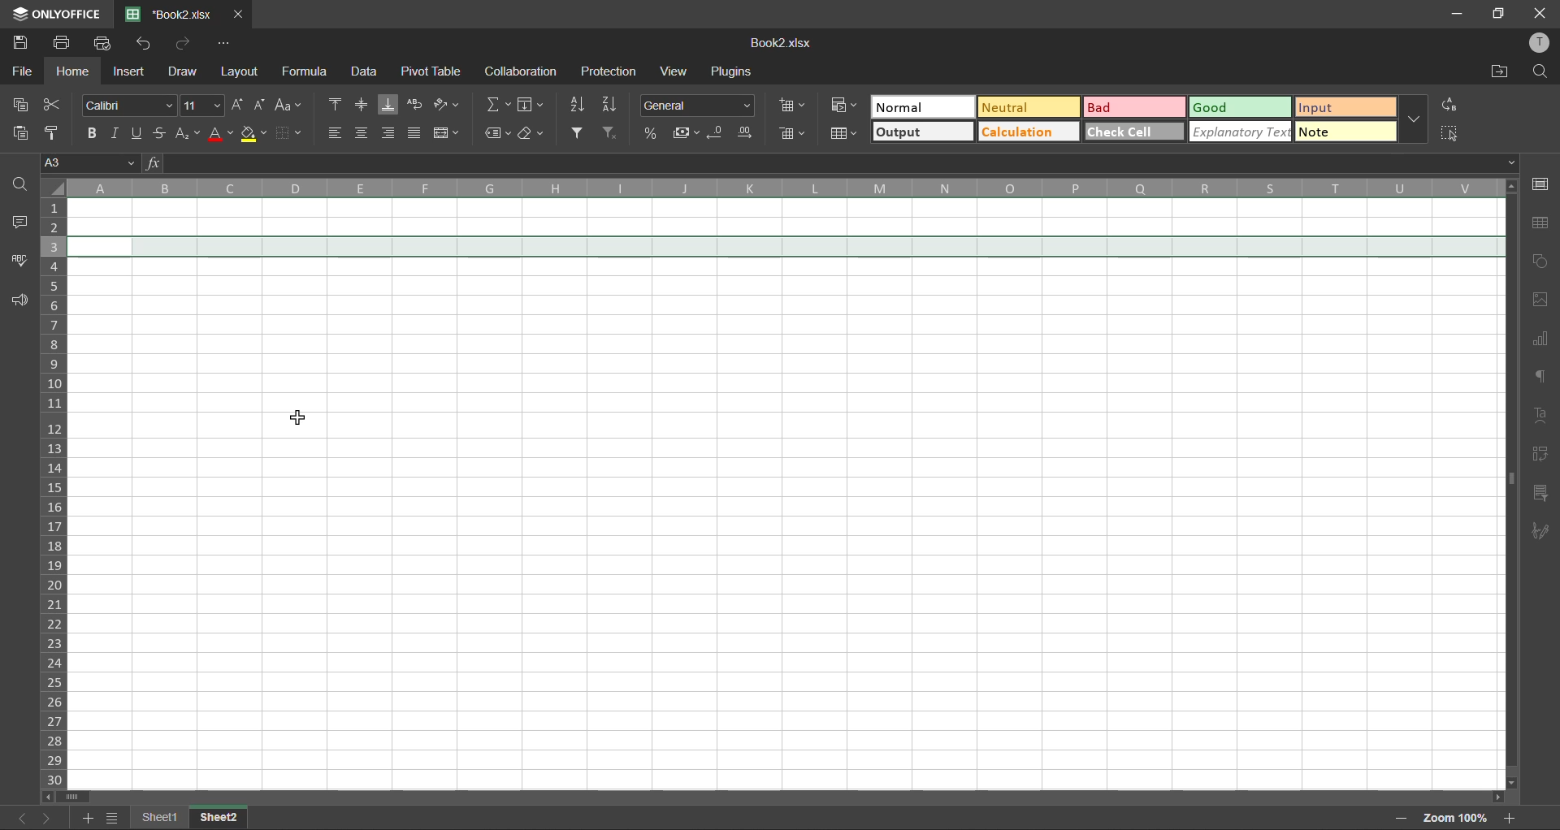  What do you see at coordinates (1453, 106) in the screenshot?
I see `replace` at bounding box center [1453, 106].